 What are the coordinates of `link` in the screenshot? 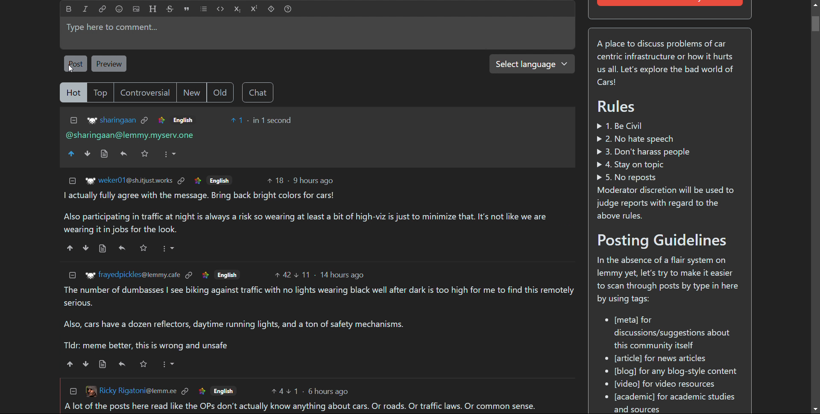 It's located at (102, 9).